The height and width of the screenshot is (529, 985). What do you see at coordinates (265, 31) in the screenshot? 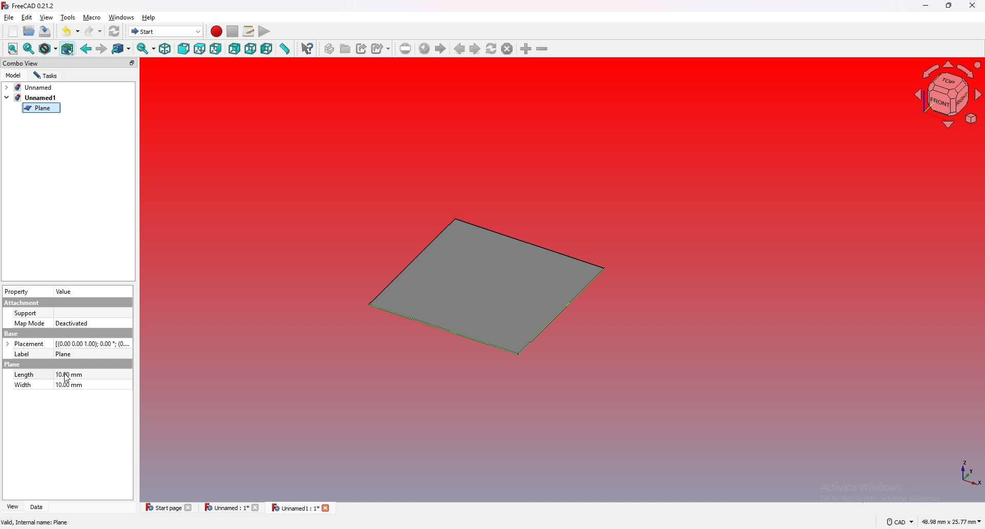
I see `execute macro` at bounding box center [265, 31].